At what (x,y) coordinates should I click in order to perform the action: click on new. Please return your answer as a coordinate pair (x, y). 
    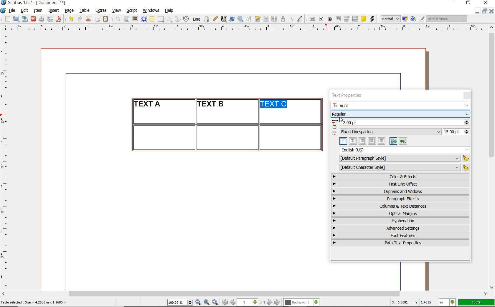
    Looking at the image, I should click on (7, 19).